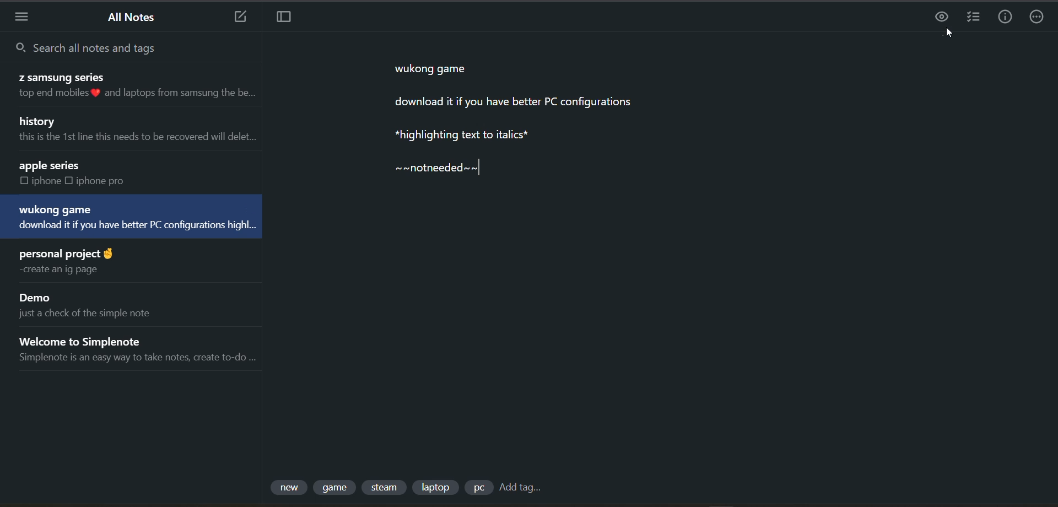  I want to click on cursor, so click(947, 35).